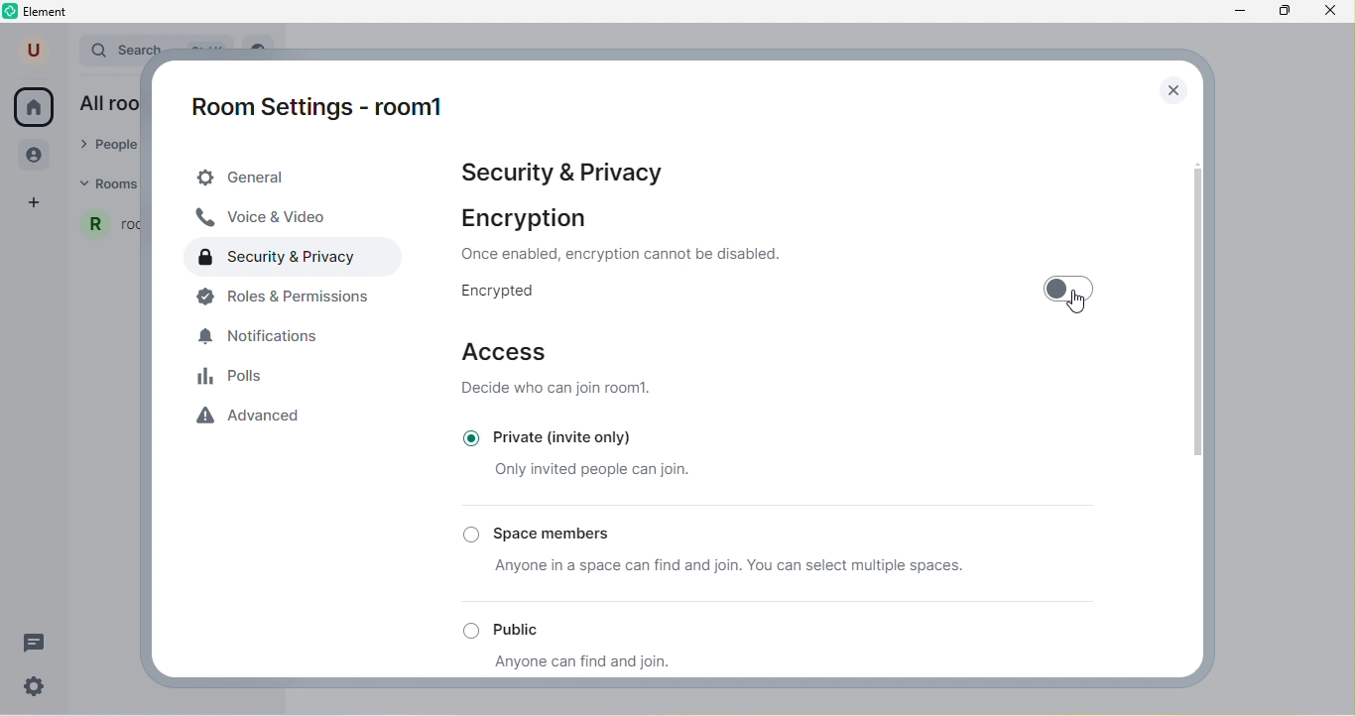 Image resolution: width=1355 pixels, height=716 pixels. Describe the element at coordinates (1288, 13) in the screenshot. I see `maximize` at that location.